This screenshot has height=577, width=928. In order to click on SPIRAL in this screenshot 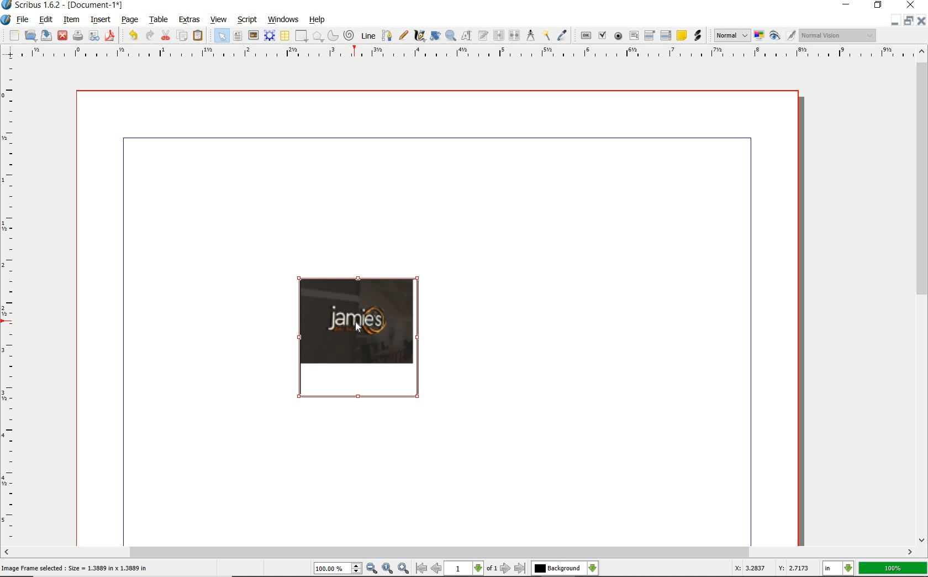, I will do `click(349, 35)`.